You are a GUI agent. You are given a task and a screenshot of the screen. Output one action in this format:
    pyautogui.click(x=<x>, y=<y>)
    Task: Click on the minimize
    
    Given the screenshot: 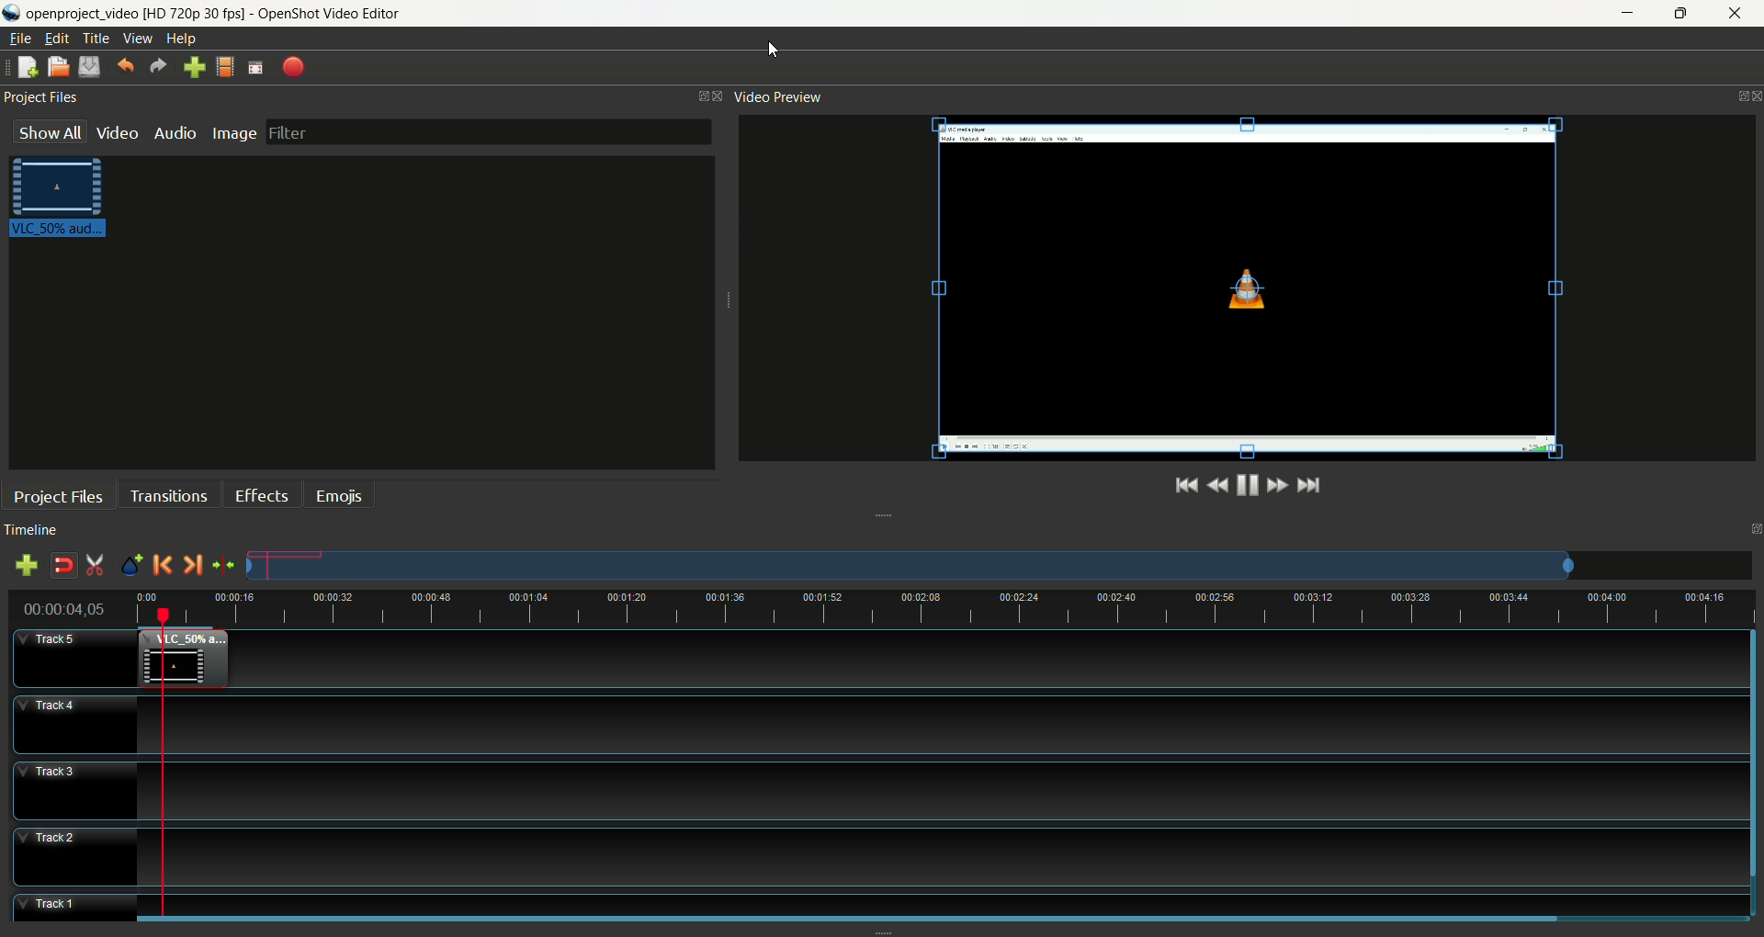 What is the action you would take?
    pyautogui.click(x=1624, y=14)
    